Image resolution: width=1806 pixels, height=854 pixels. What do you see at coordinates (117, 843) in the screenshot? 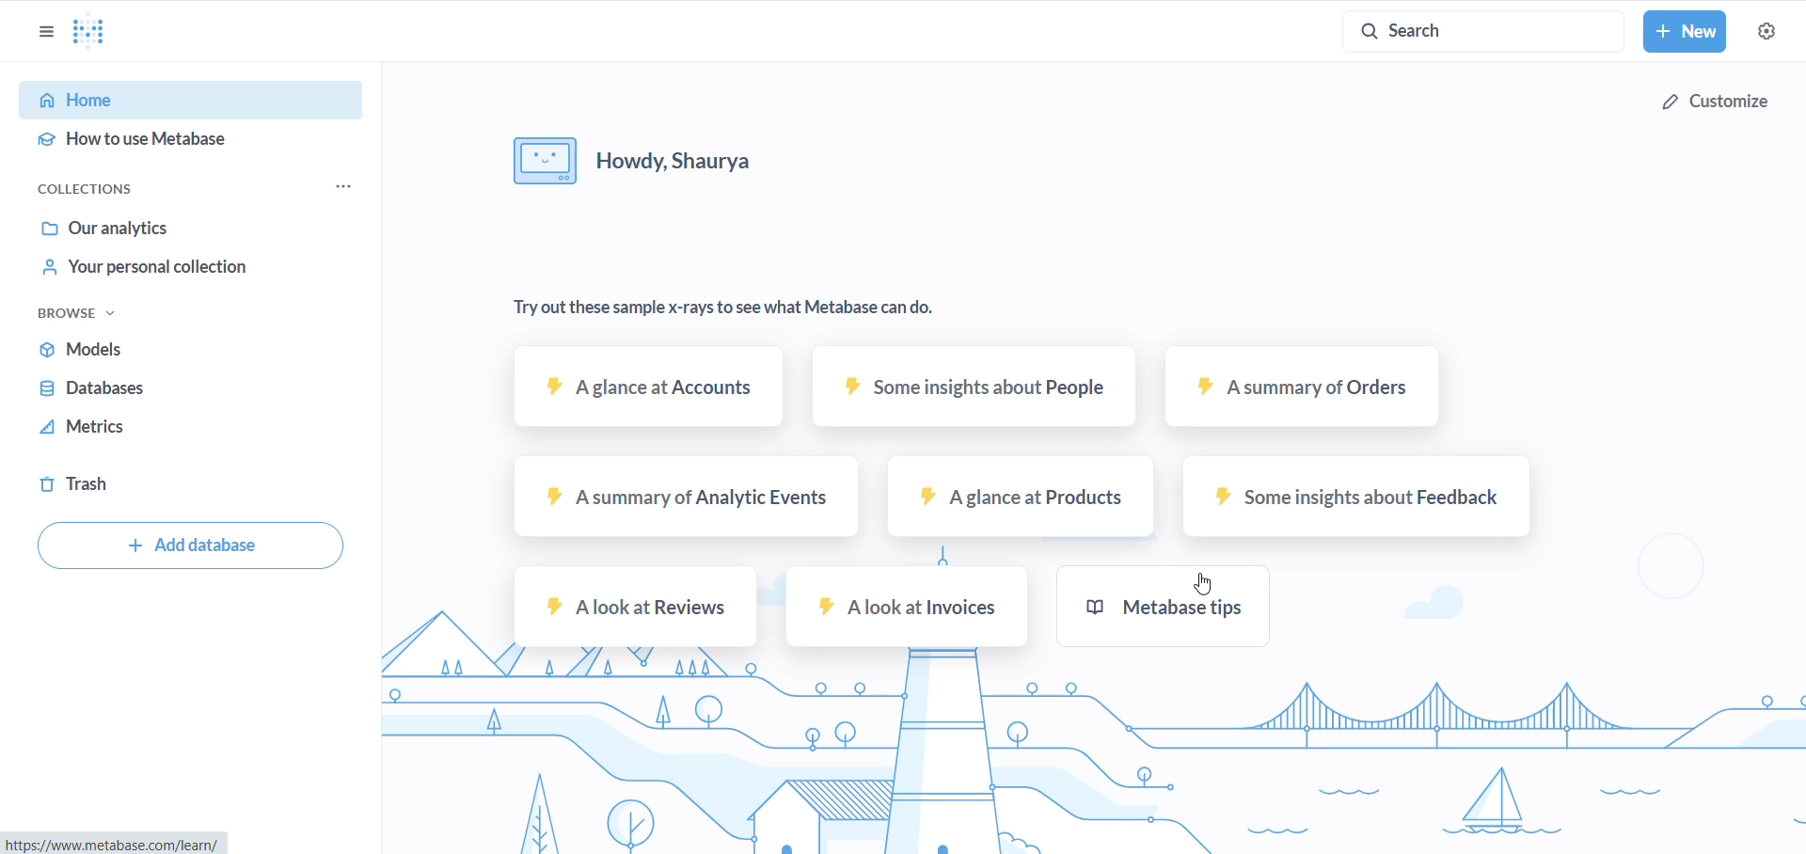
I see `localhost` at bounding box center [117, 843].